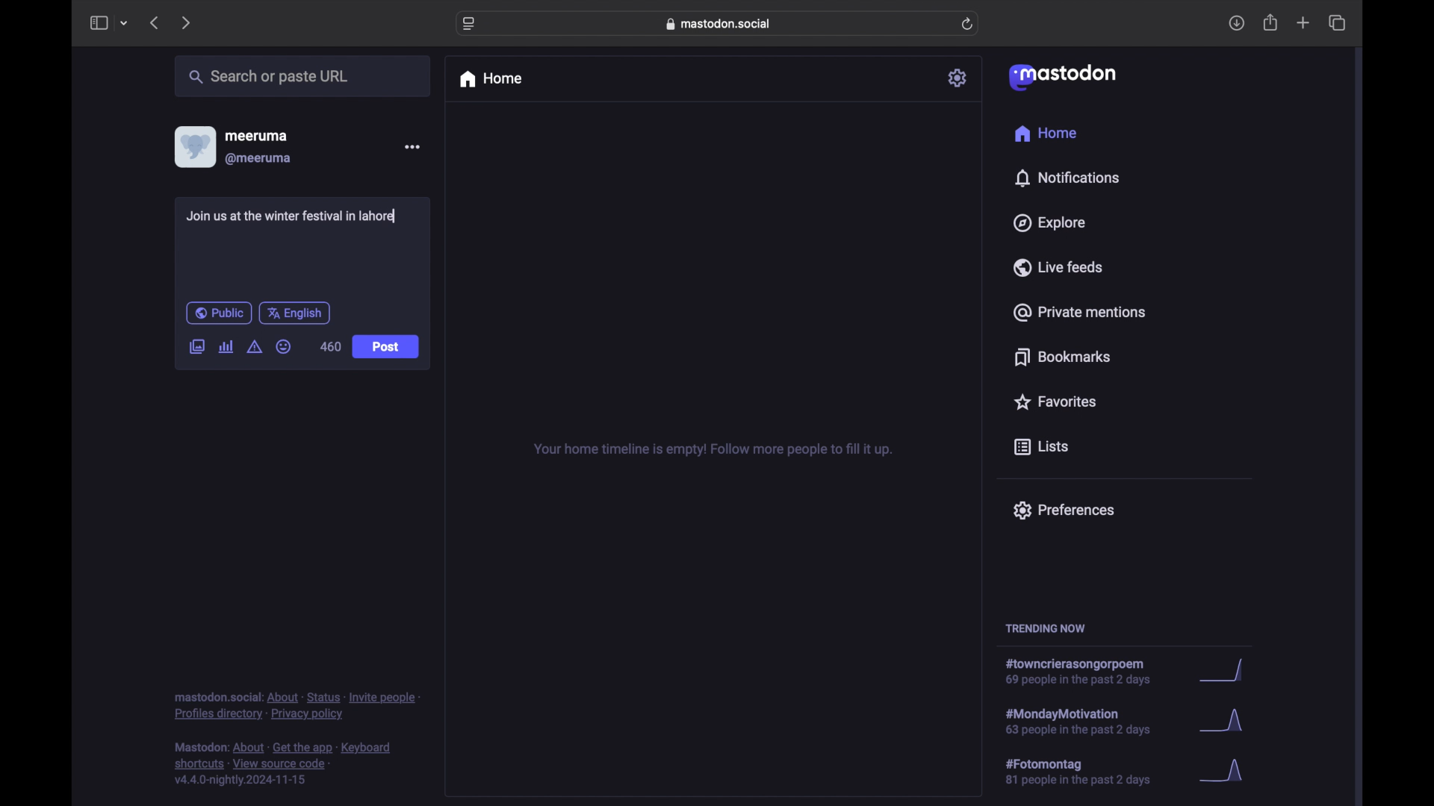 This screenshot has width=1434, height=806. I want to click on add image, so click(196, 348).